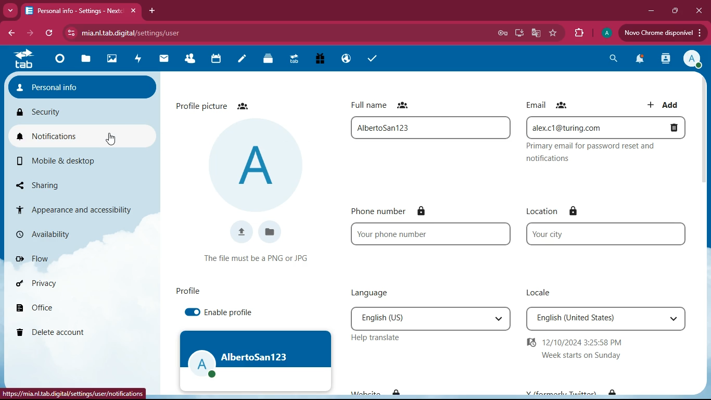  Describe the element at coordinates (68, 282) in the screenshot. I see `privacy` at that location.